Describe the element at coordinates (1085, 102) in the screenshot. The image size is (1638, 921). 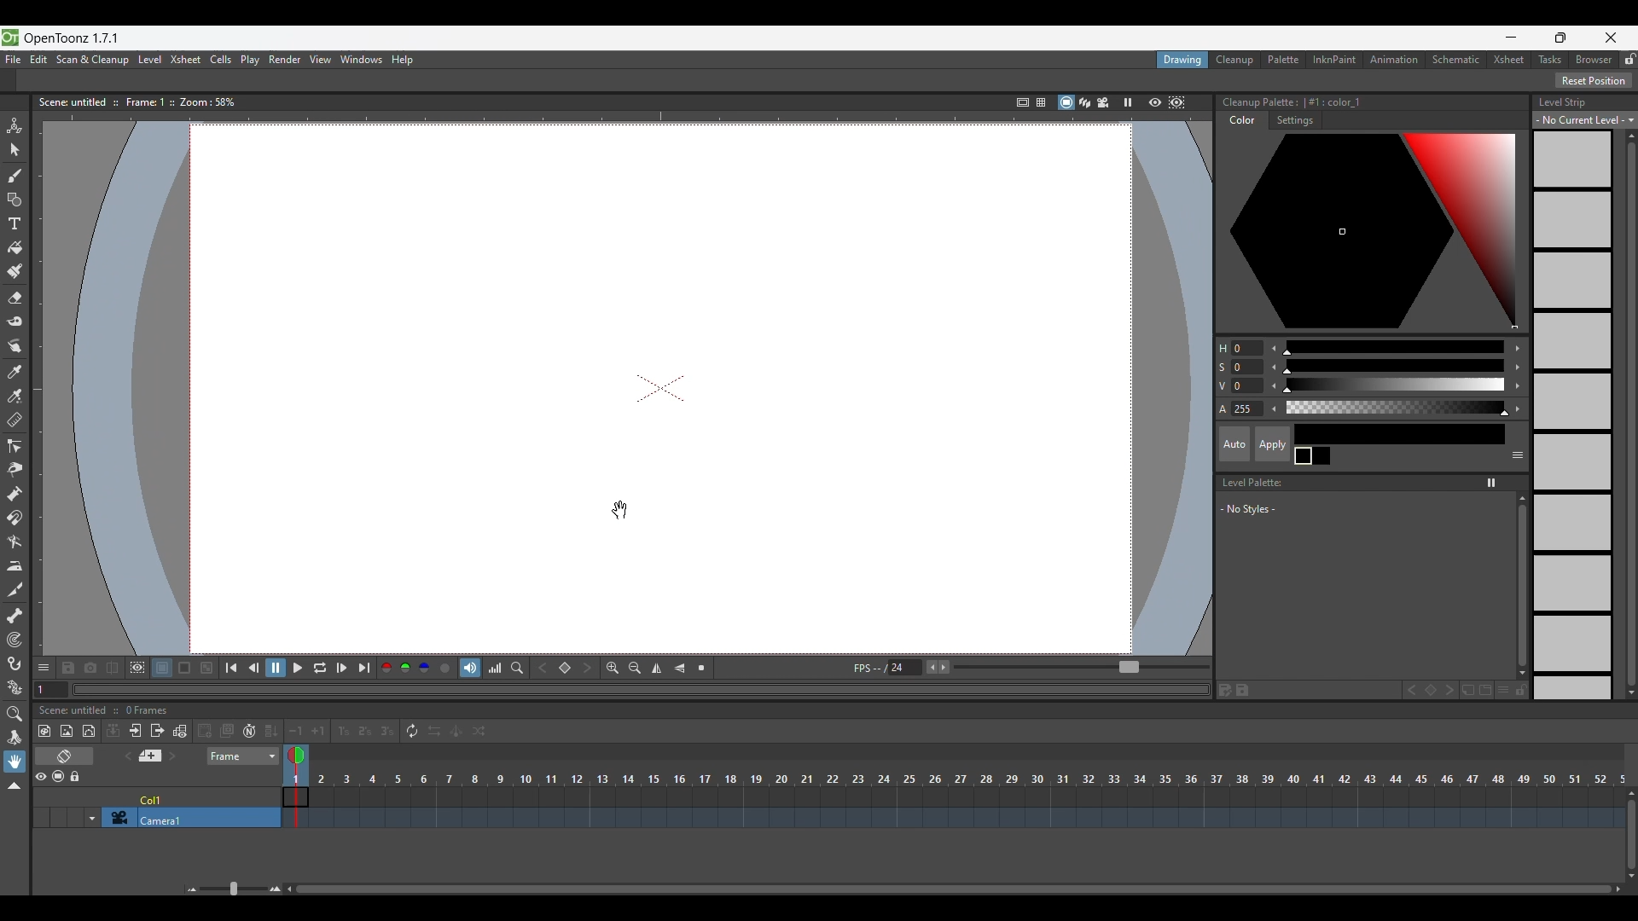
I see `3D view` at that location.